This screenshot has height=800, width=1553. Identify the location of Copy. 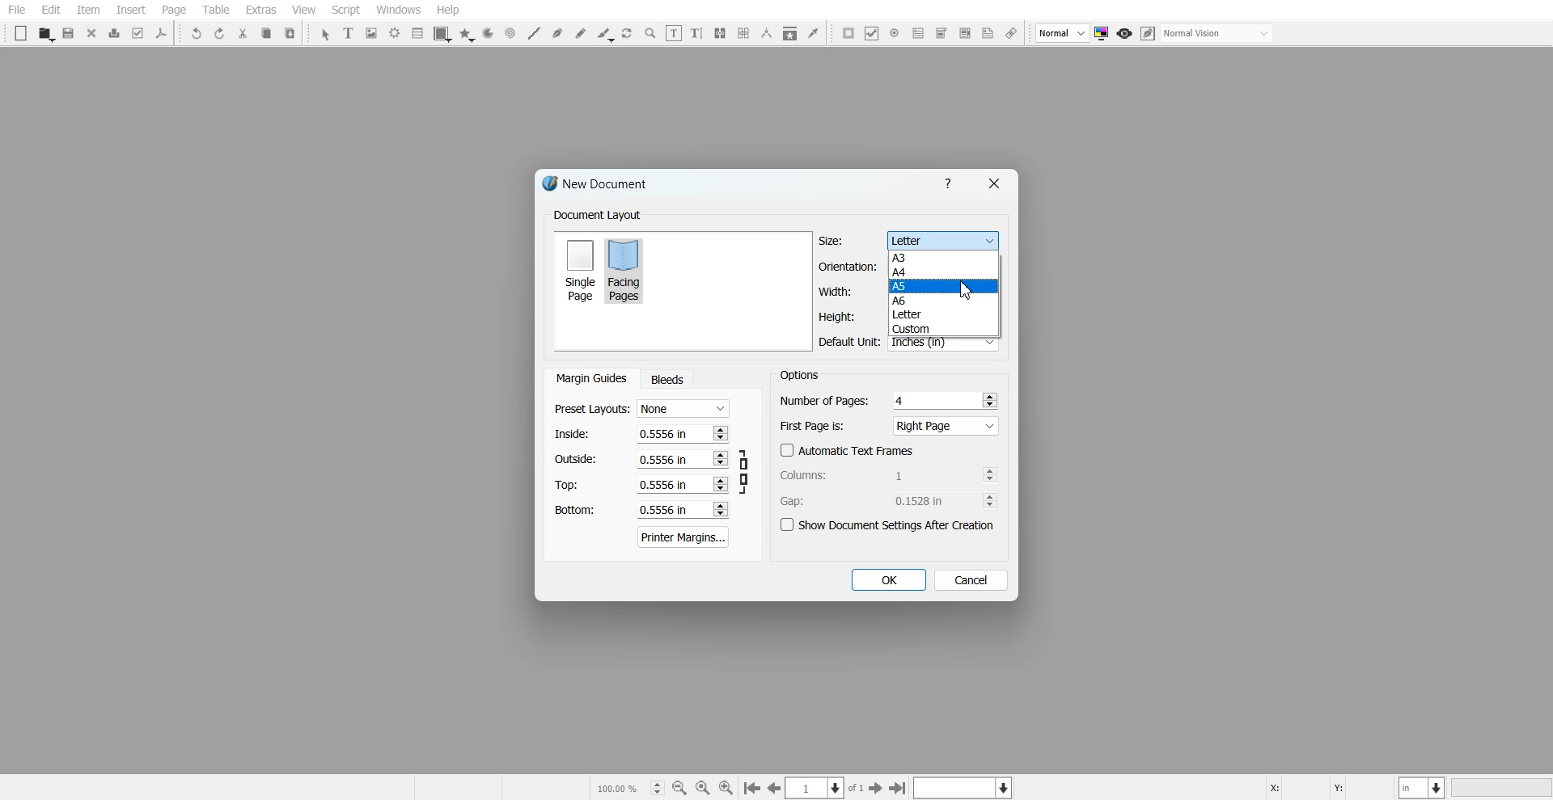
(265, 33).